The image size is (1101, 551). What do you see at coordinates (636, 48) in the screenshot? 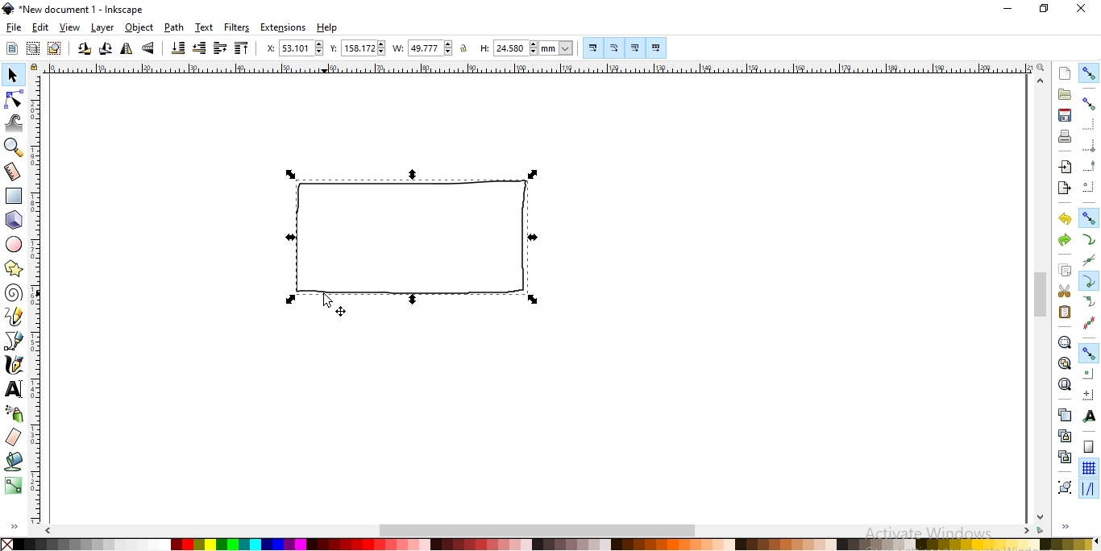
I see `` at bounding box center [636, 48].